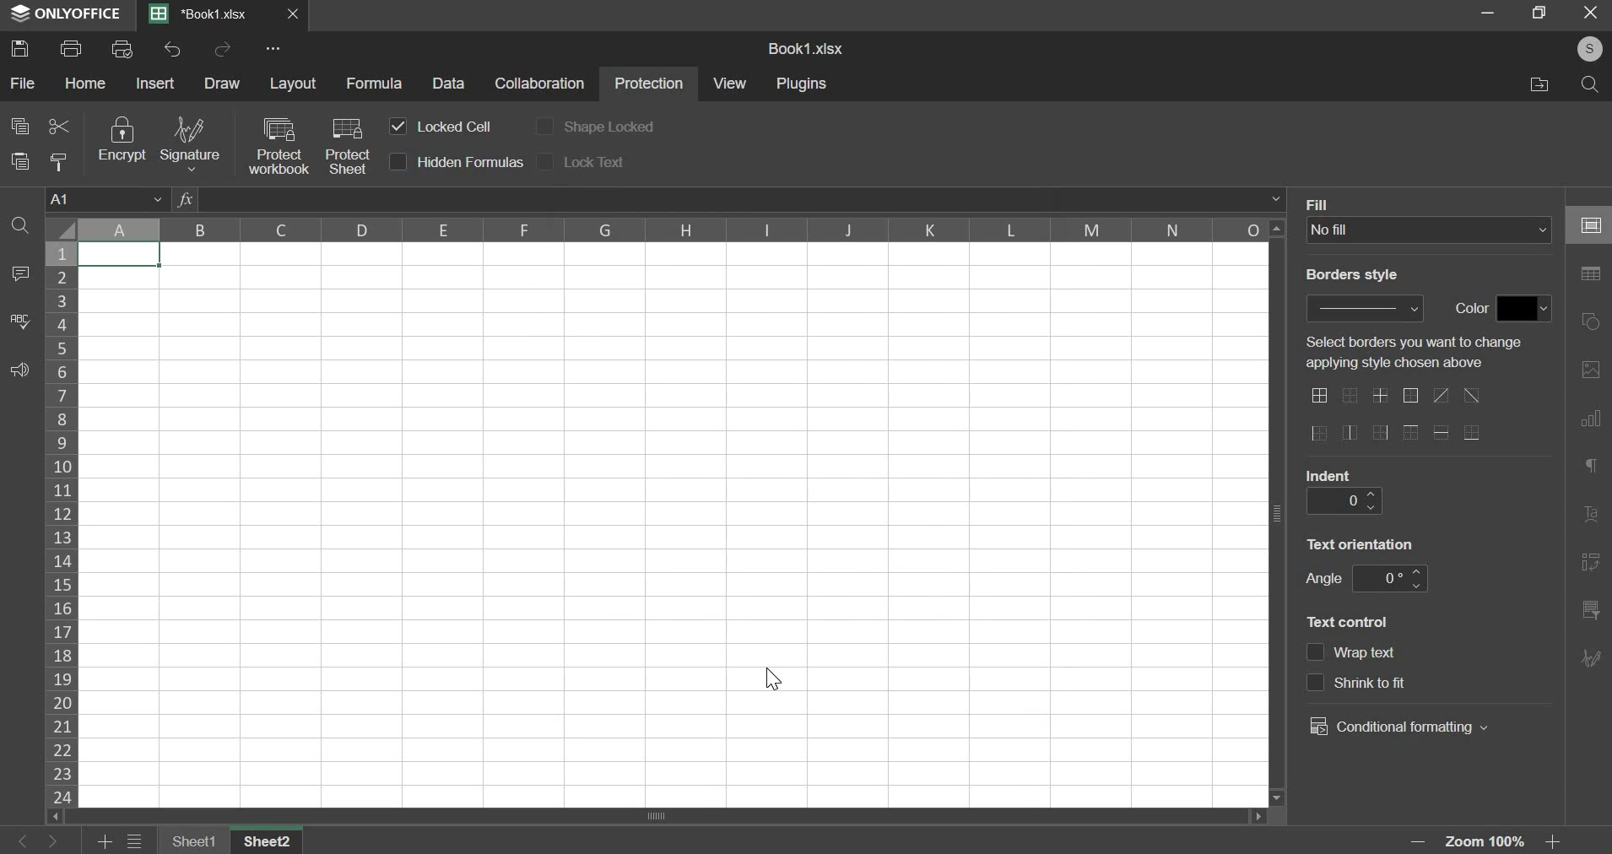 Image resolution: width=1612 pixels, height=854 pixels. What do you see at coordinates (20, 321) in the screenshot?
I see `spelling` at bounding box center [20, 321].